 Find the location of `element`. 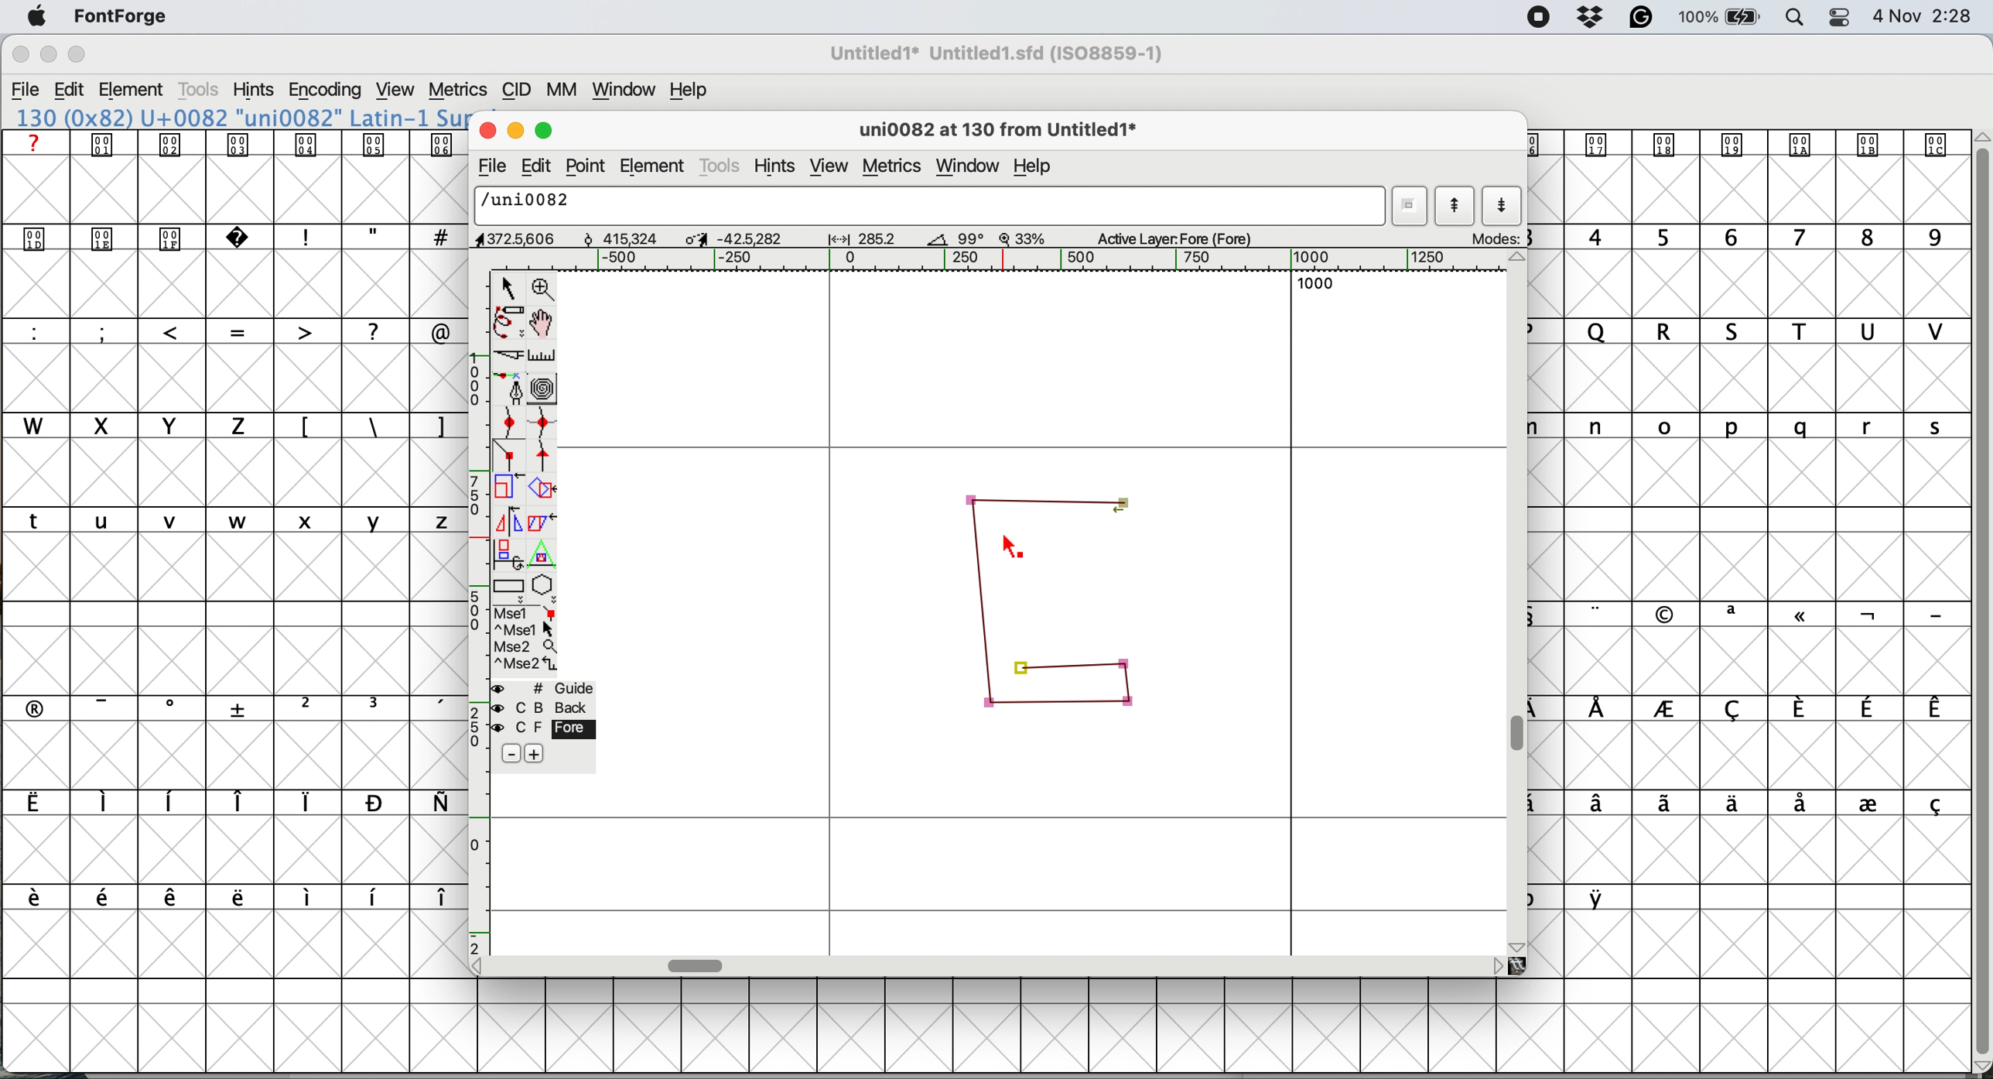

element is located at coordinates (654, 165).